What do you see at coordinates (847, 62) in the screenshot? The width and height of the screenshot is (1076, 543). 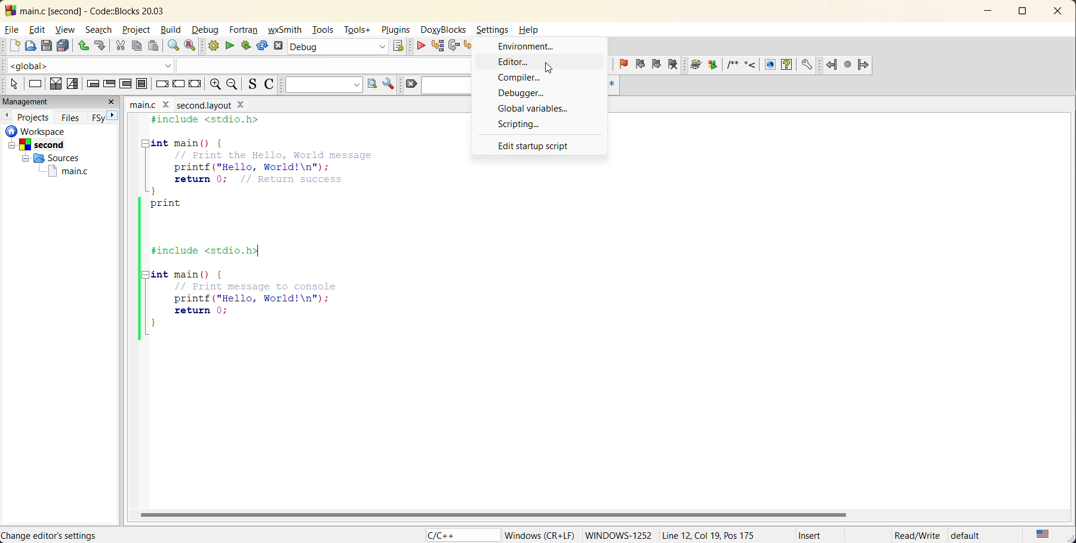 I see `last jump` at bounding box center [847, 62].